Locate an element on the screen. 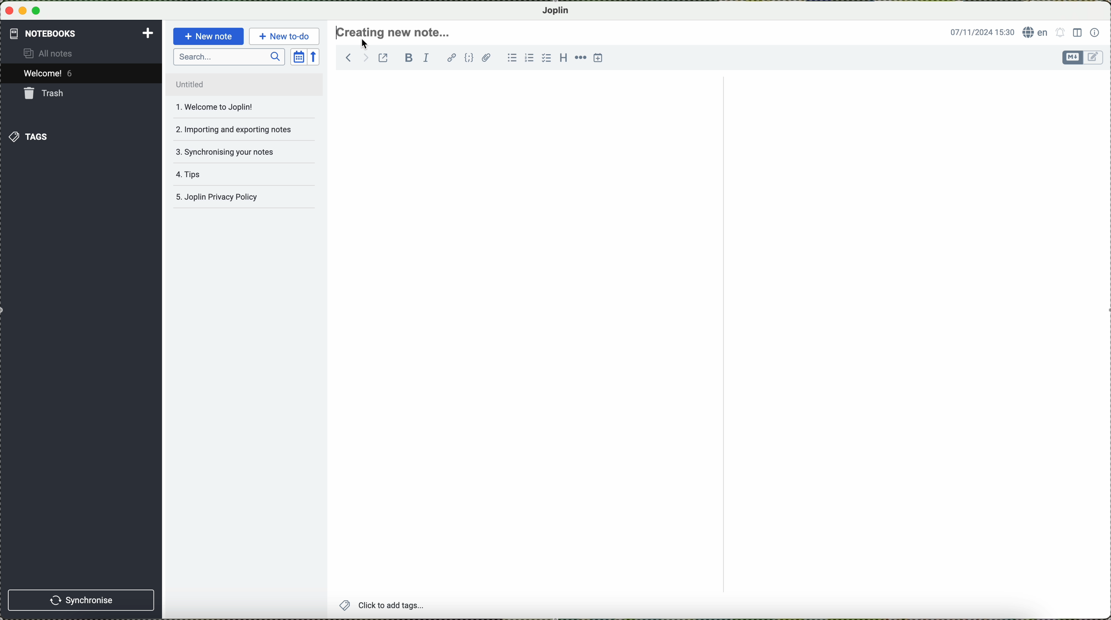 This screenshot has width=1111, height=620. date and hour is located at coordinates (979, 31).